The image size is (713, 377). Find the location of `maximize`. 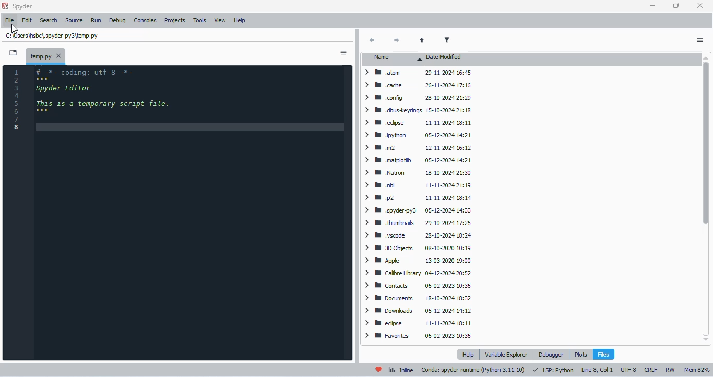

maximize is located at coordinates (677, 5).